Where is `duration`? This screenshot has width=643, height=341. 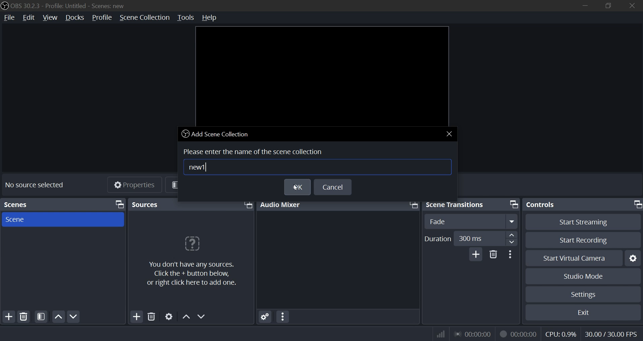
duration is located at coordinates (438, 239).